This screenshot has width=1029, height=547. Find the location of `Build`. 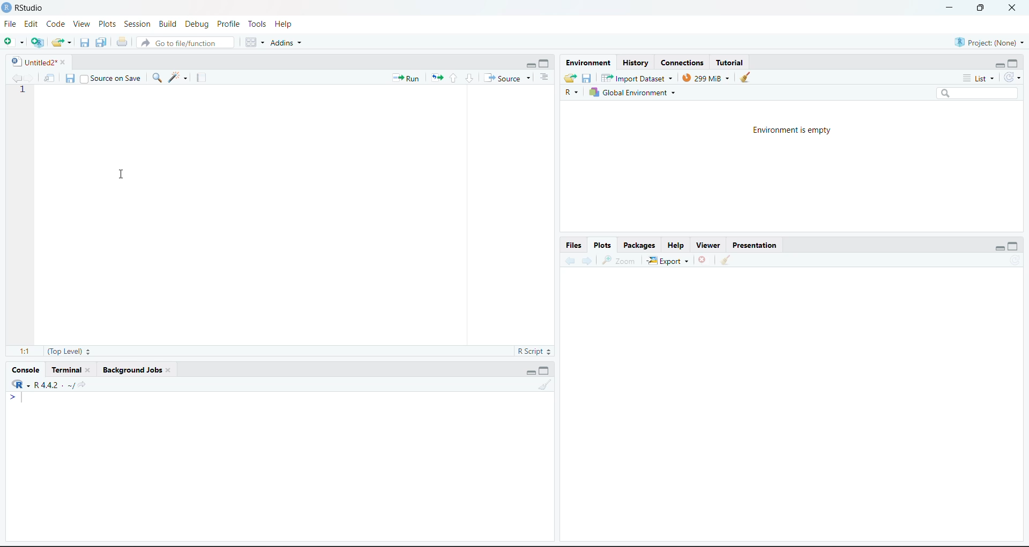

Build is located at coordinates (168, 24).